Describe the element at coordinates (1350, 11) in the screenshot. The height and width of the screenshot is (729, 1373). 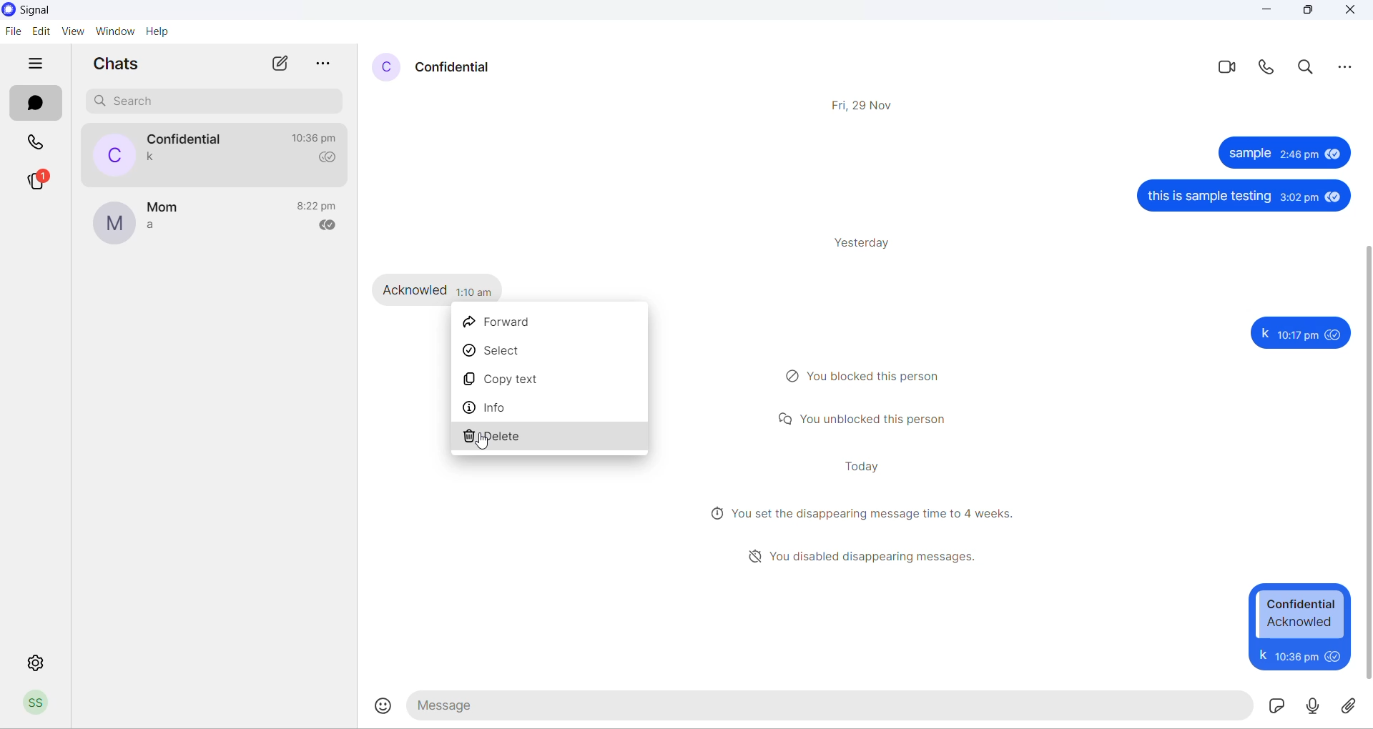
I see `close` at that location.